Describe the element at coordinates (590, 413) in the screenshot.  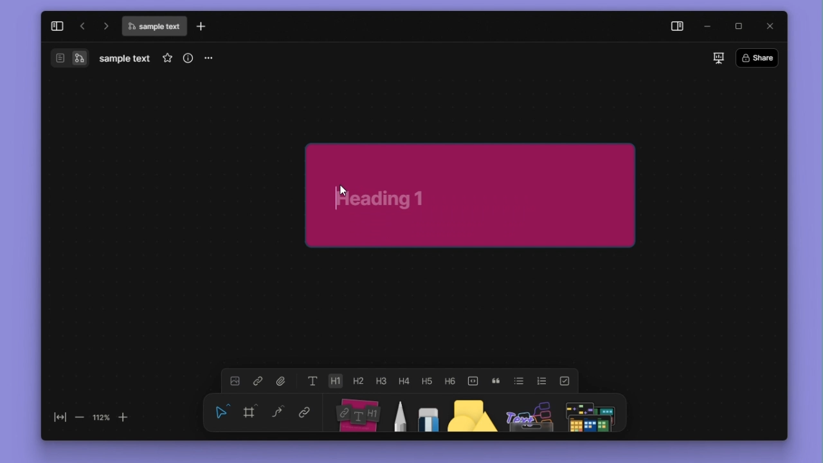
I see `more` at that location.